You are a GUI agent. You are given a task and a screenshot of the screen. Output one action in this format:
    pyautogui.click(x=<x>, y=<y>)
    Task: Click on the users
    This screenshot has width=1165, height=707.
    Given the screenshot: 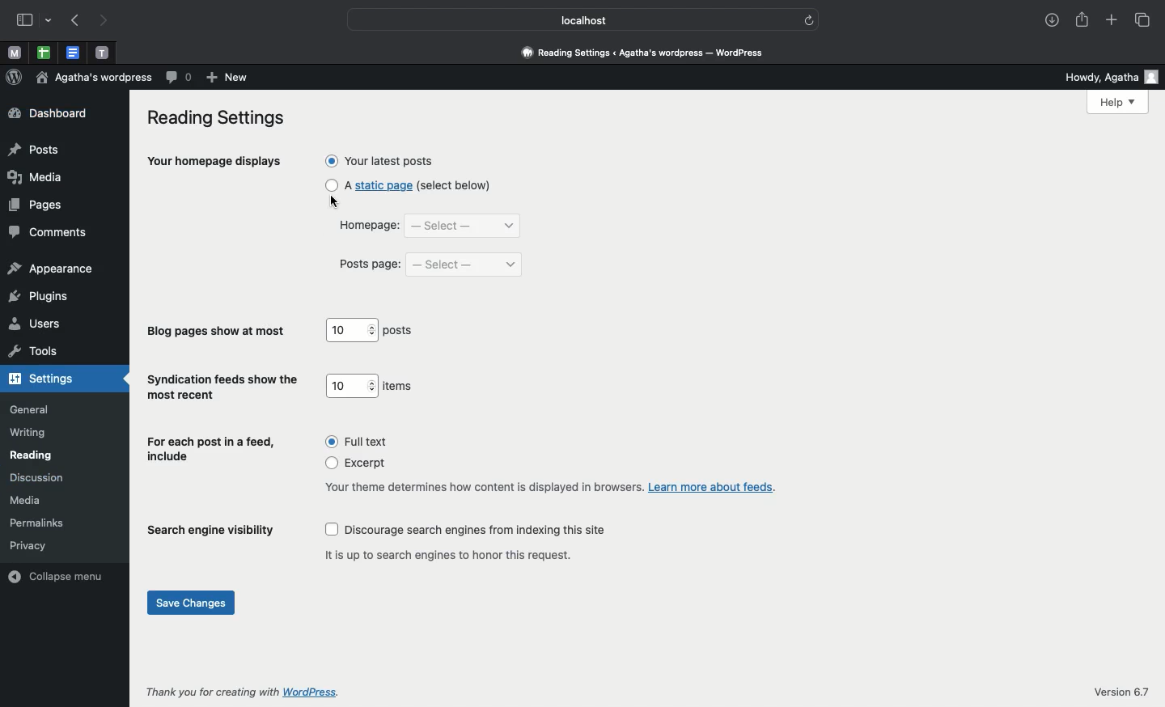 What is the action you would take?
    pyautogui.click(x=36, y=325)
    